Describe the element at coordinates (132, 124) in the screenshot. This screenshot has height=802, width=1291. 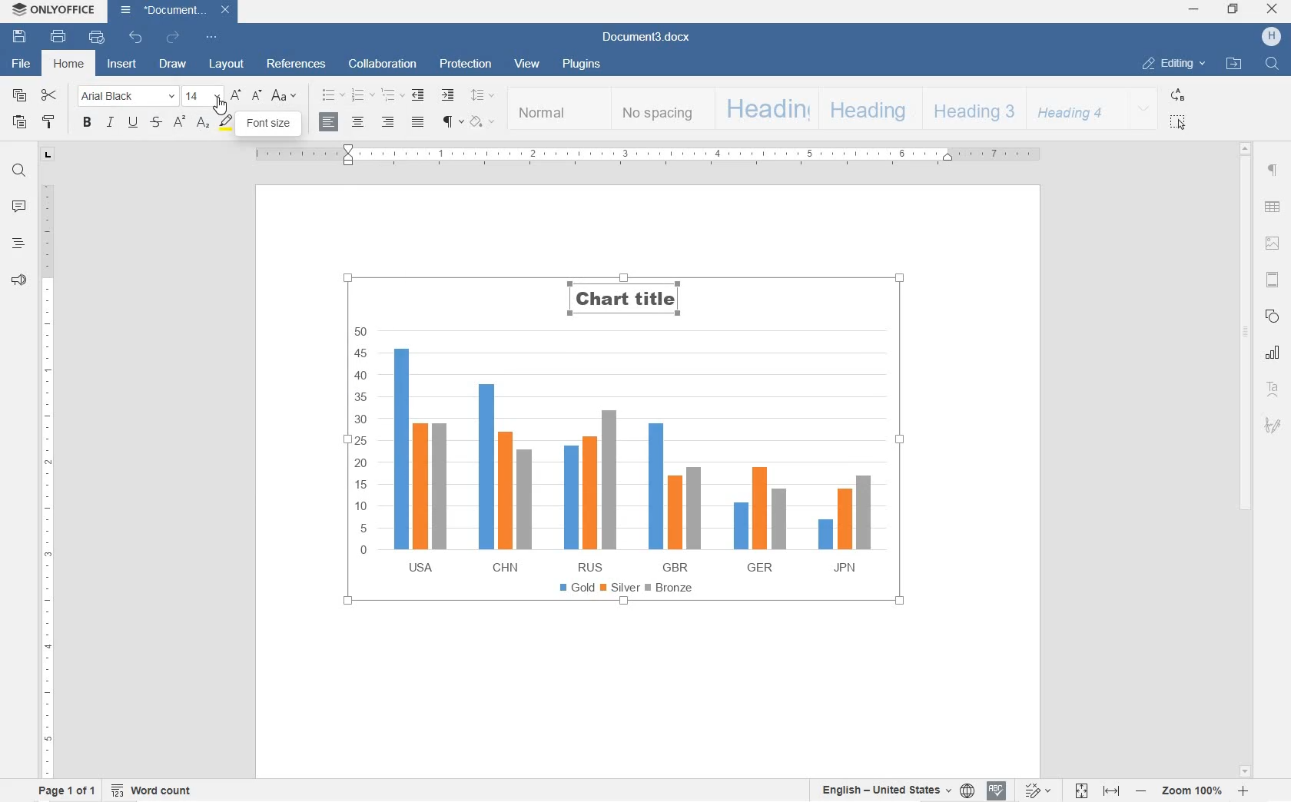
I see `UNDERLINE` at that location.